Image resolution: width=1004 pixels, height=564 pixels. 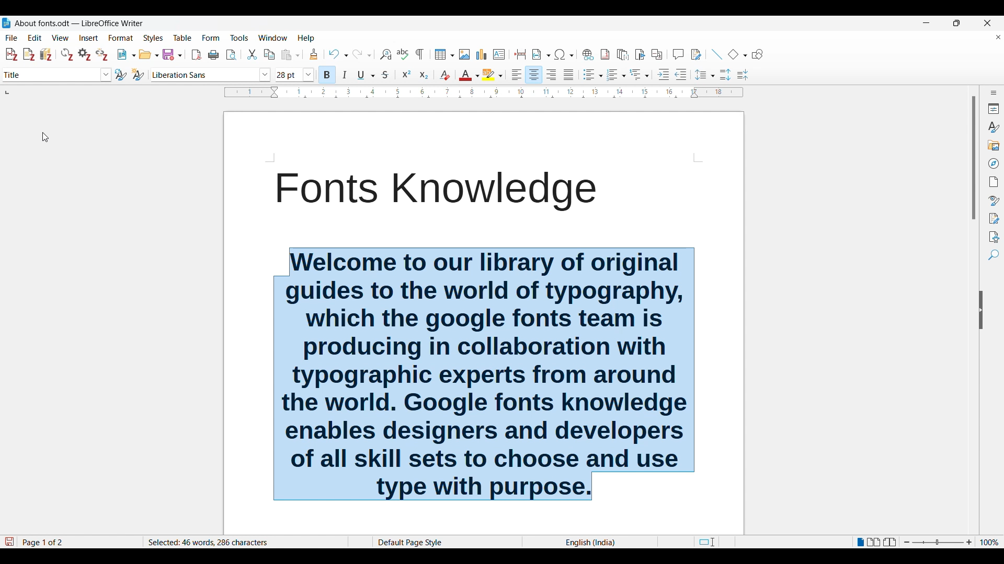 What do you see at coordinates (994, 145) in the screenshot?
I see `Gallery ` at bounding box center [994, 145].